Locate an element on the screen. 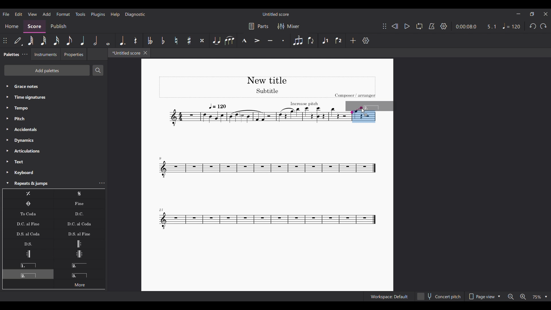 The image size is (551, 310). Right (end) repeat sign is located at coordinates (28, 254).